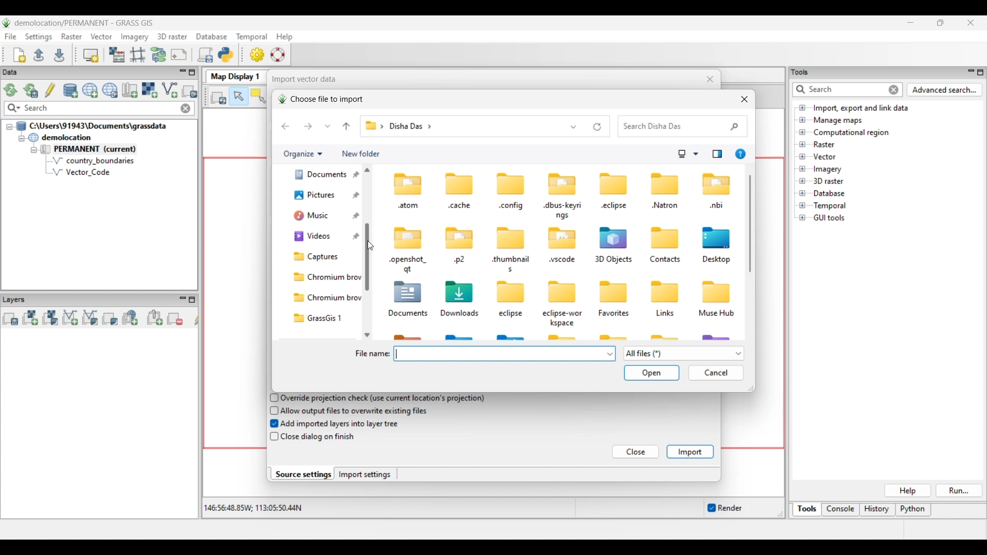 The image size is (987, 555). I want to click on Add various vector map layers, so click(90, 318).